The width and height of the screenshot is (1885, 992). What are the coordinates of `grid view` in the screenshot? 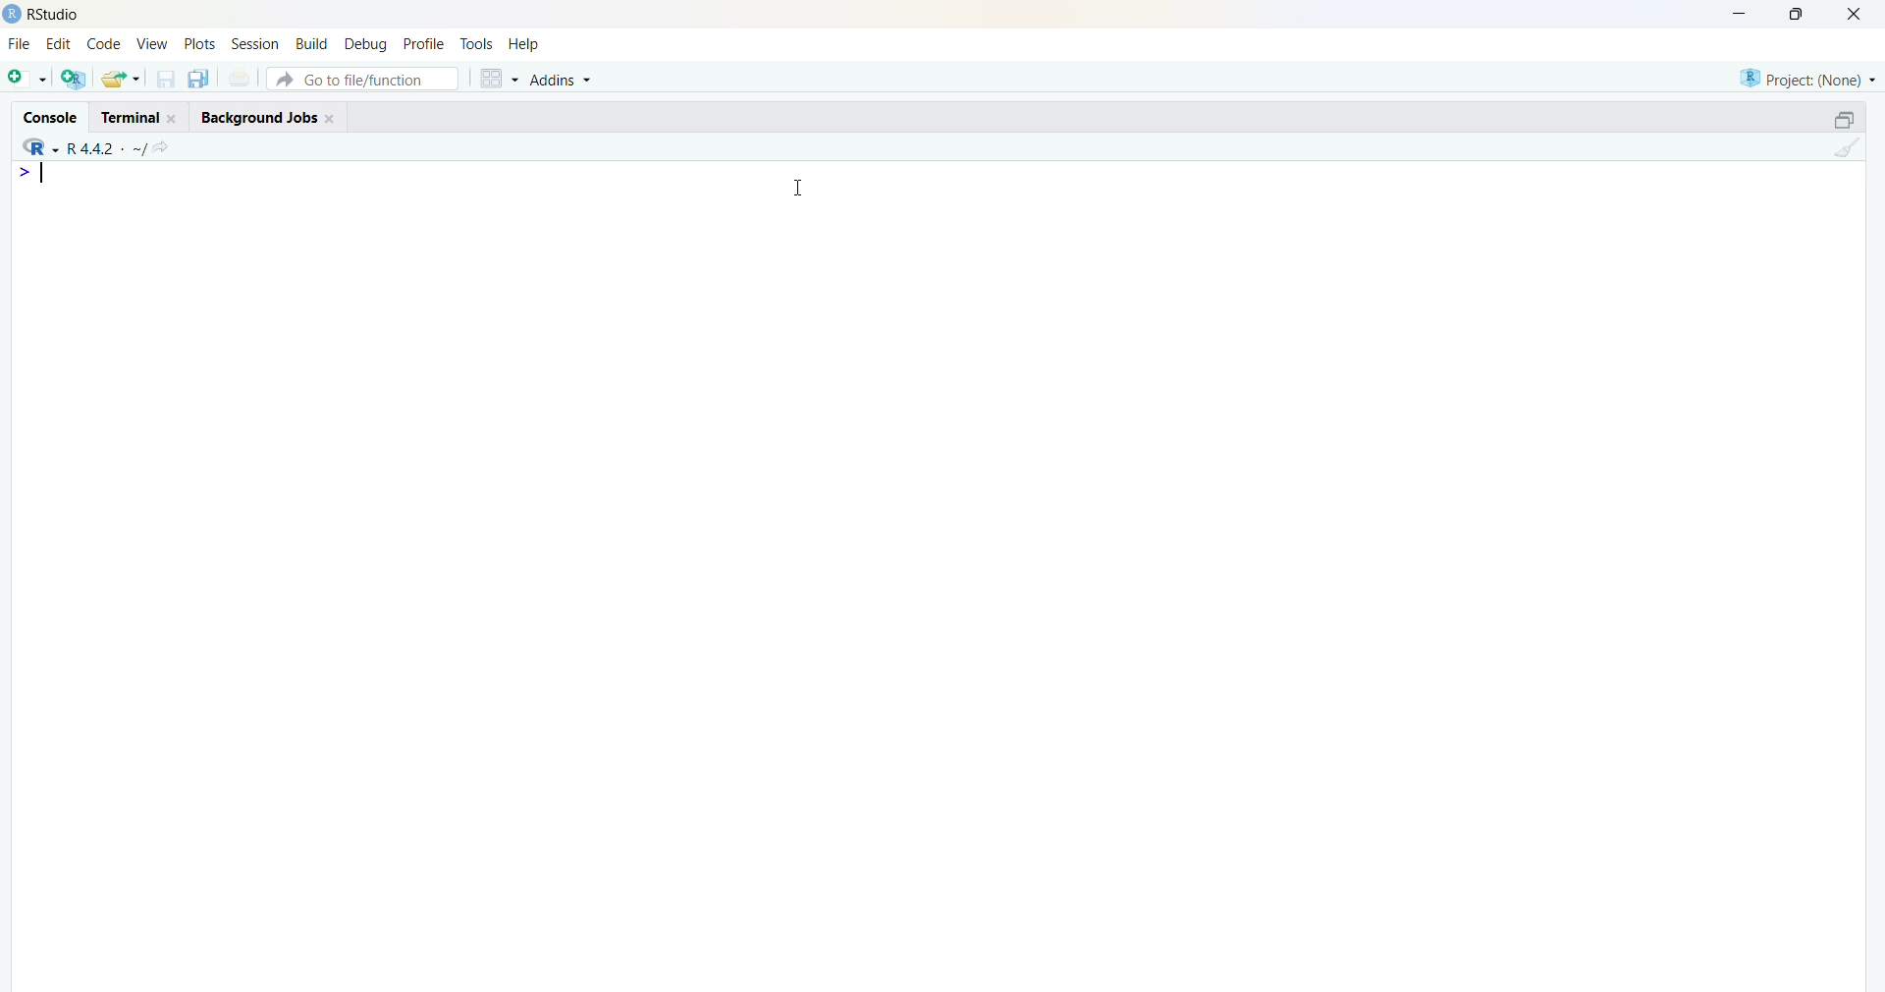 It's located at (498, 78).